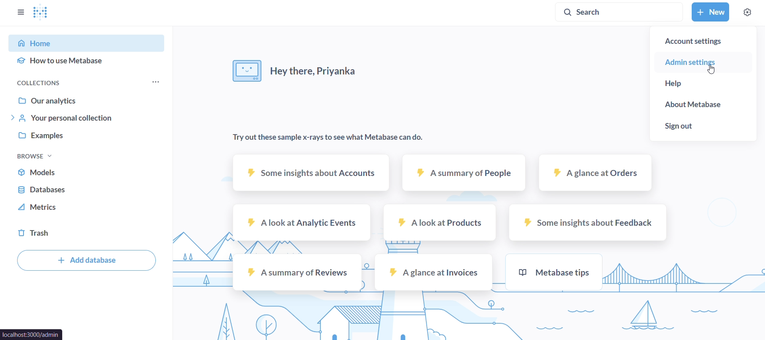 The width and height of the screenshot is (765, 340). I want to click on cursor, so click(713, 69).